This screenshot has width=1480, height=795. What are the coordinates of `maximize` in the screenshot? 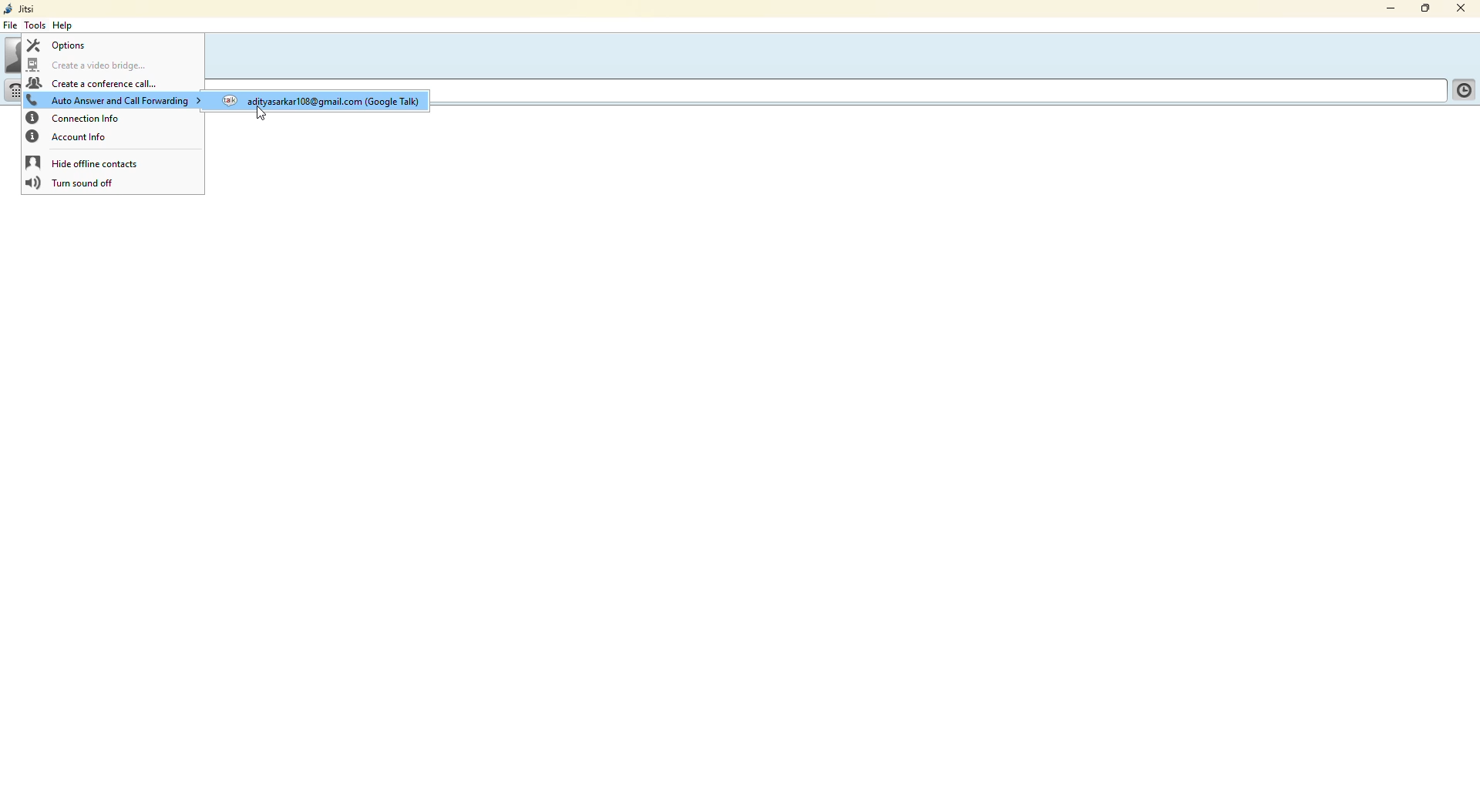 It's located at (1422, 10).